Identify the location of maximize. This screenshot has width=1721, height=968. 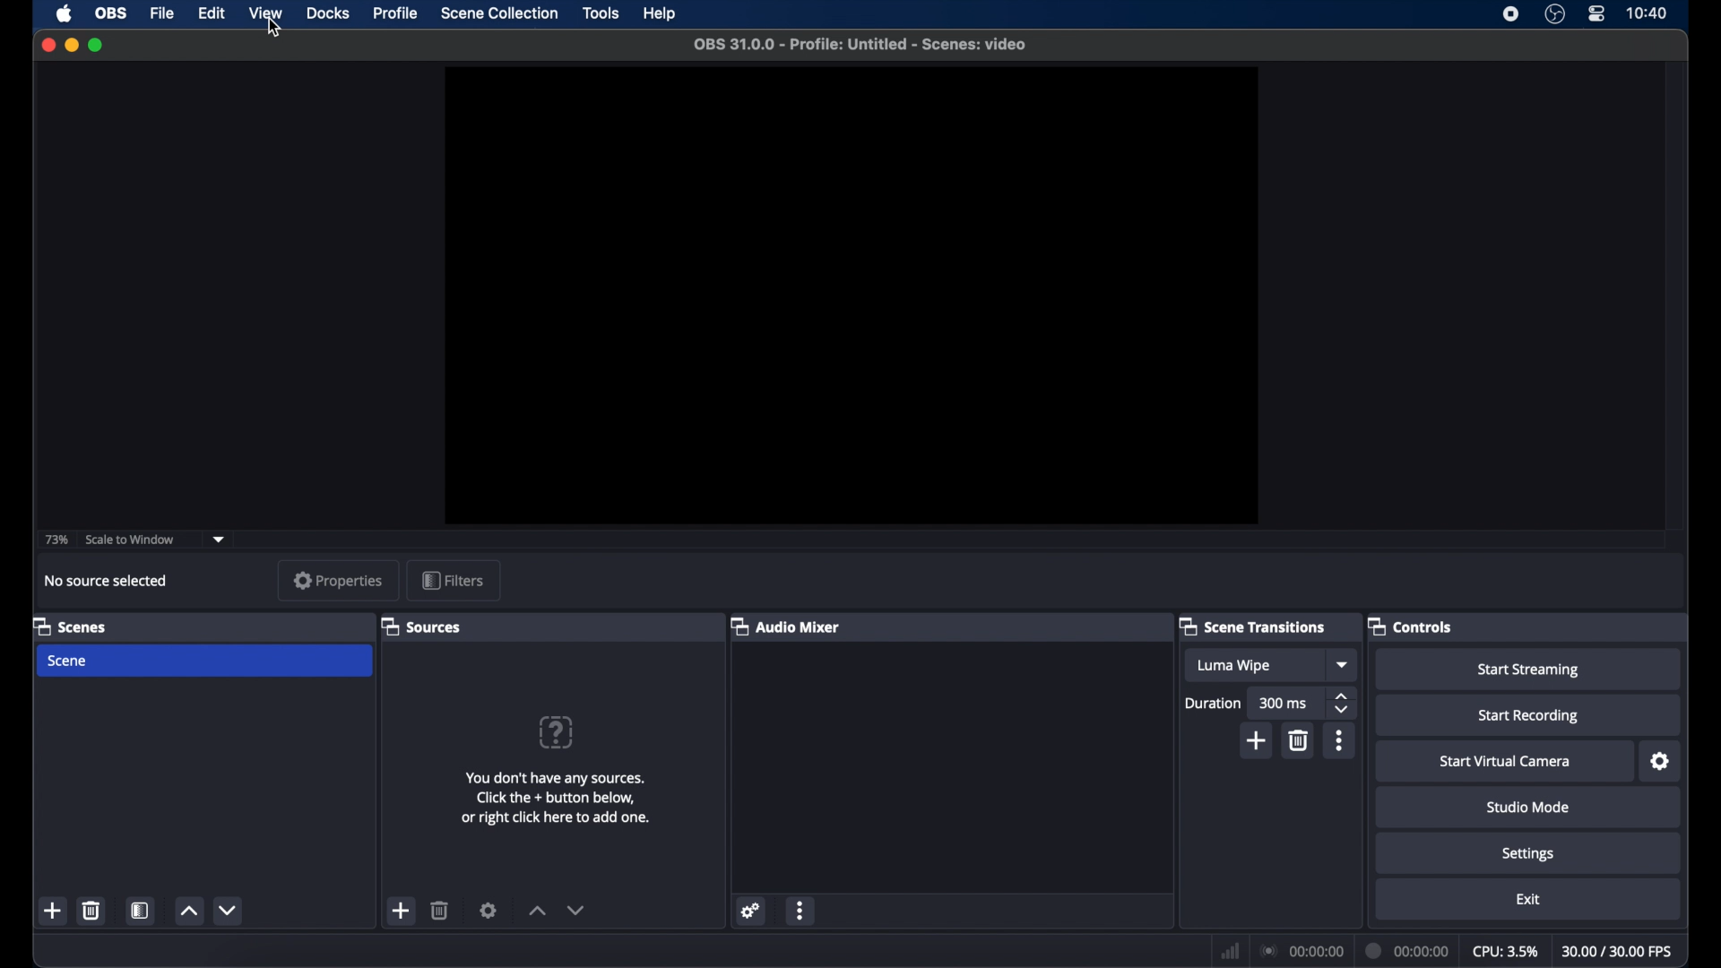
(97, 45).